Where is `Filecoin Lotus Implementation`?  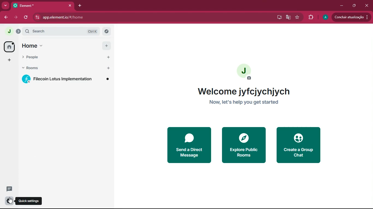 Filecoin Lotus Implementation is located at coordinates (68, 79).